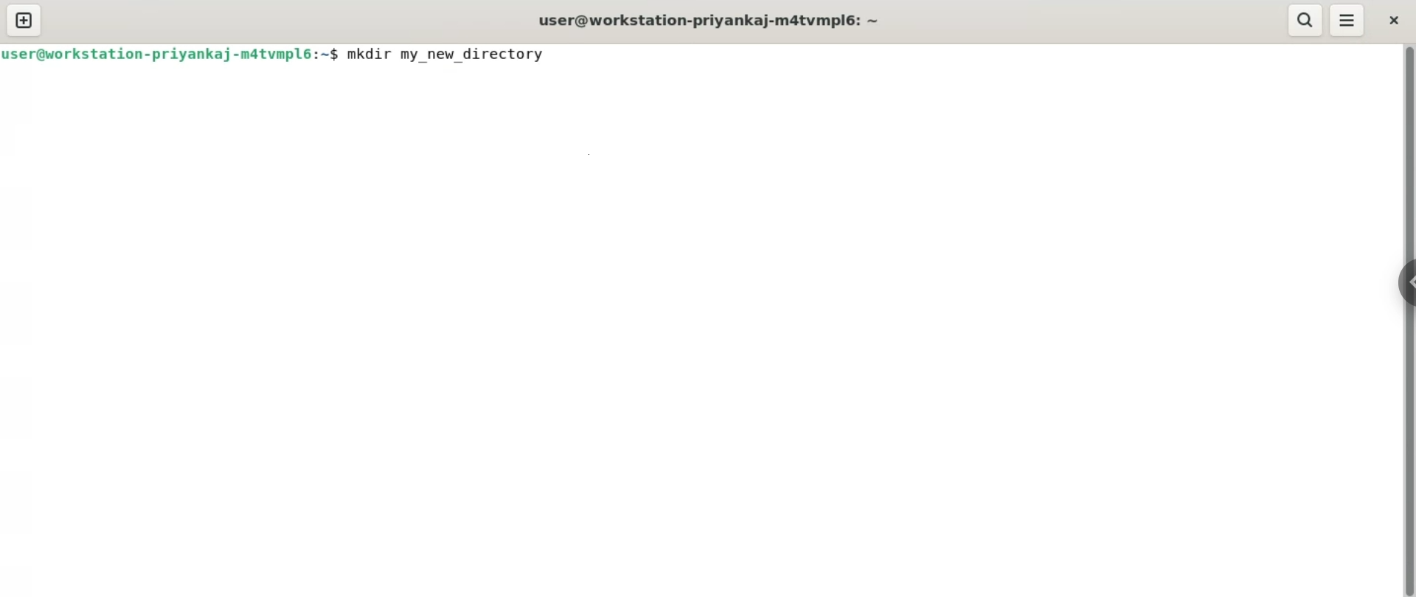 This screenshot has width=1416, height=597. I want to click on user@workstation-priyankaj-m4tvmpl6: ~ , so click(702, 21).